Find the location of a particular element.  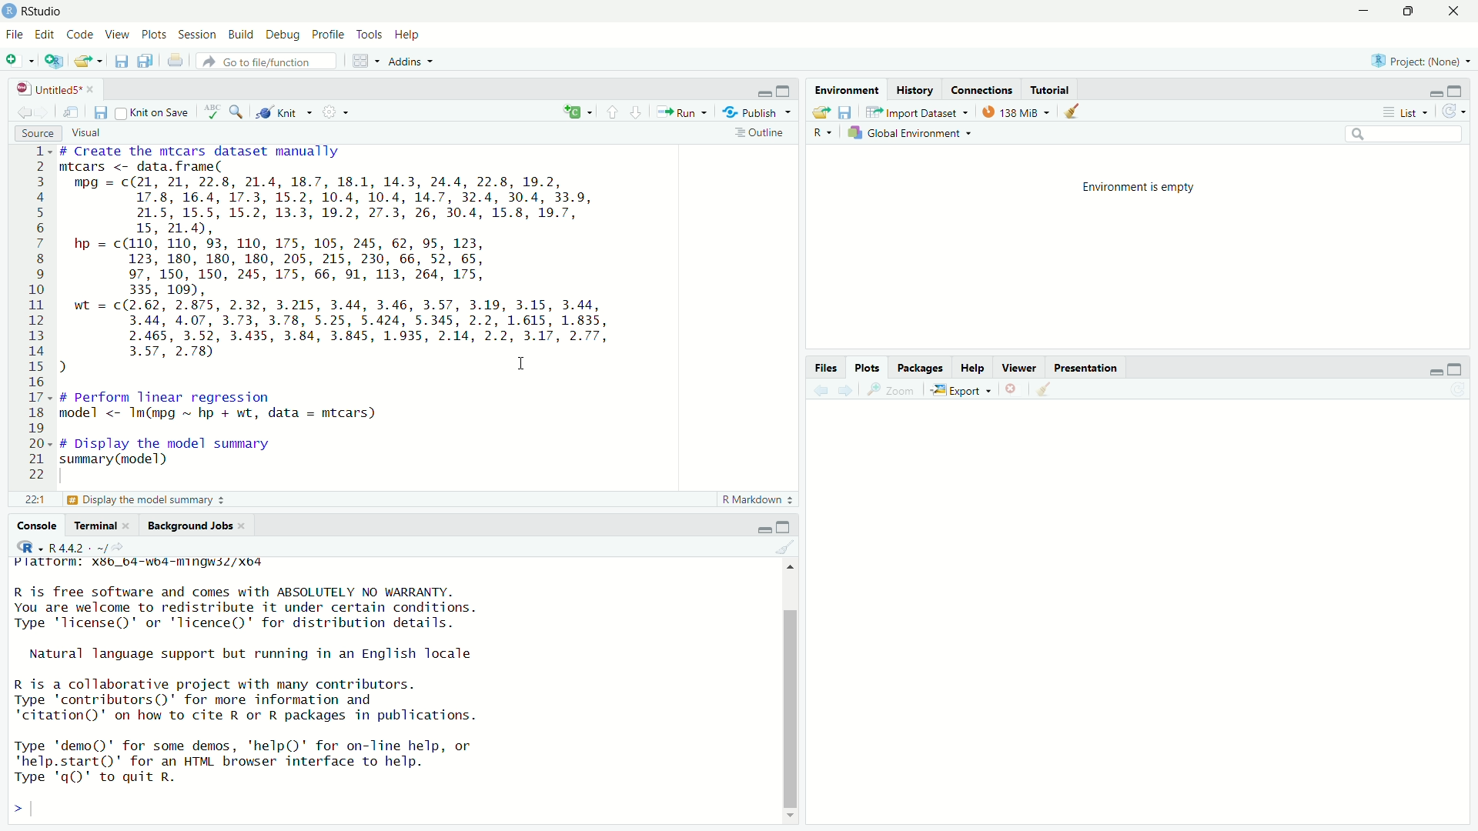

tools is located at coordinates (368, 34).